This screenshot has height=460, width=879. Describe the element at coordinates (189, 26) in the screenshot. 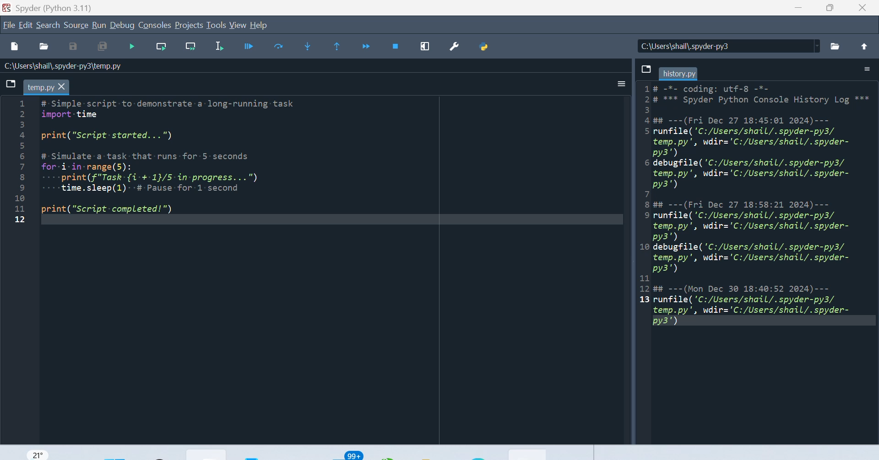

I see `Projects` at that location.